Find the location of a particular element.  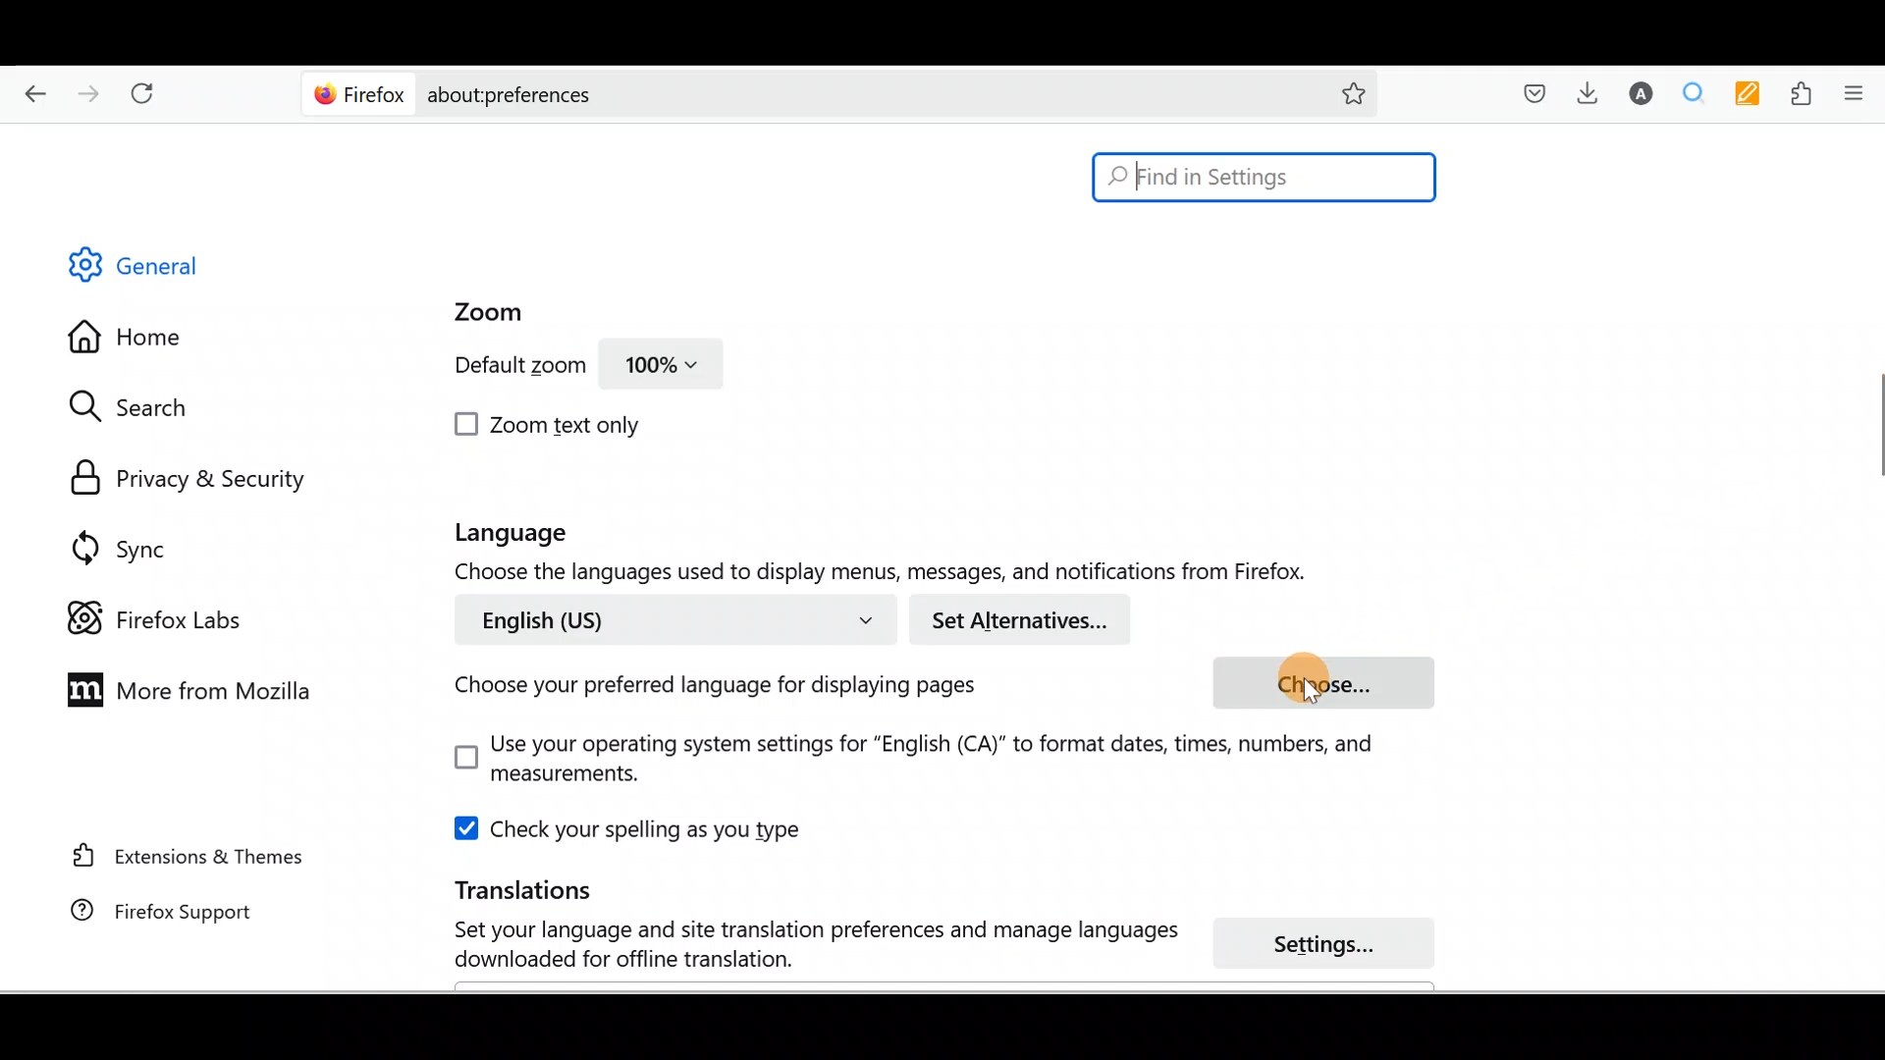

Use your operating system settings for "English(CA)" to format dates, times, numbers and measurements. is located at coordinates (894, 761).